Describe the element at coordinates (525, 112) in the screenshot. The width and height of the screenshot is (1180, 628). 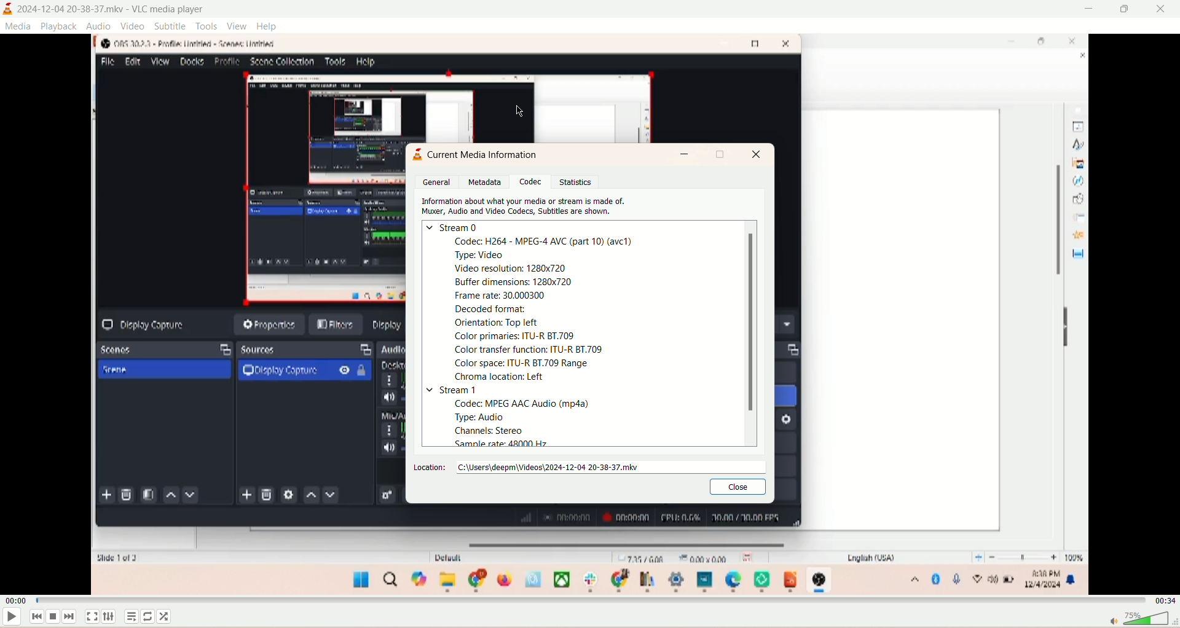
I see `cursor` at that location.